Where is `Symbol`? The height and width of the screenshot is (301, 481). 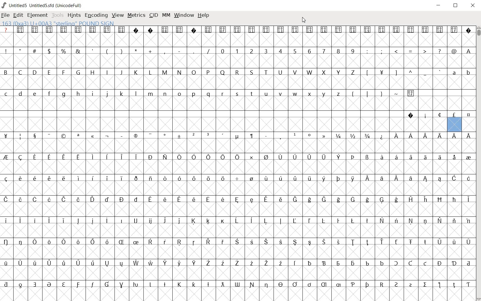
Symbol is located at coordinates (325, 135).